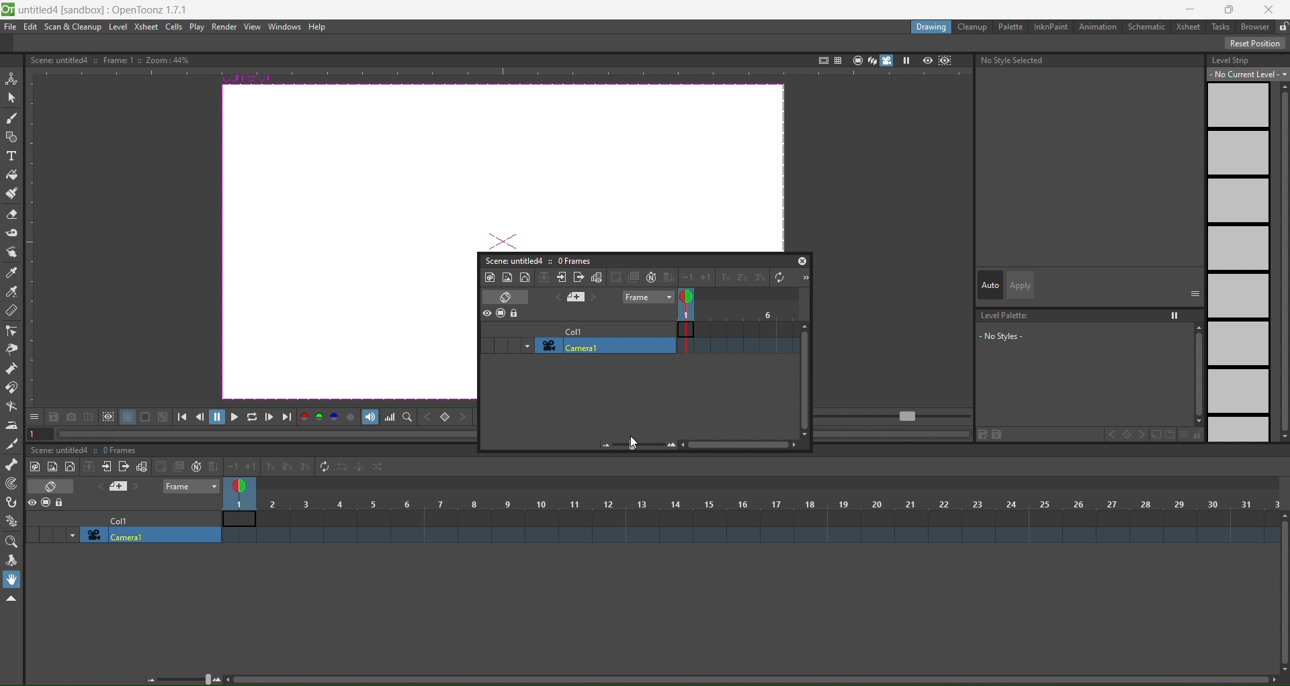 This screenshot has width=1290, height=686. Describe the element at coordinates (341, 468) in the screenshot. I see `reverse` at that location.